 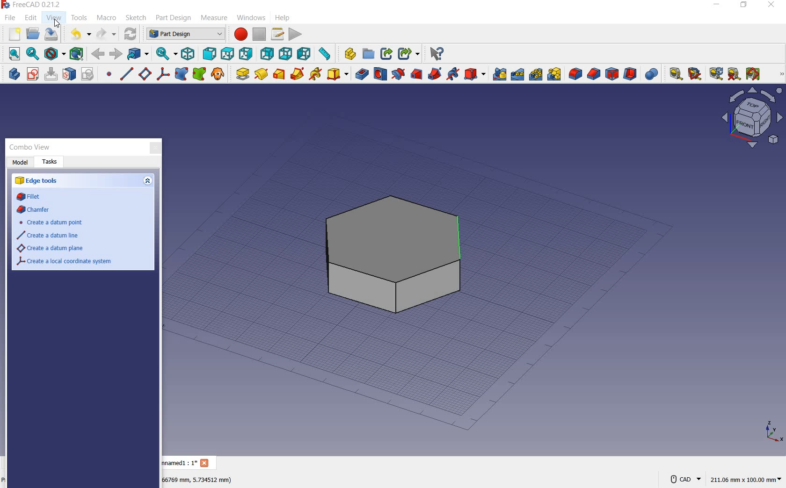 I want to click on pocket, so click(x=361, y=74).